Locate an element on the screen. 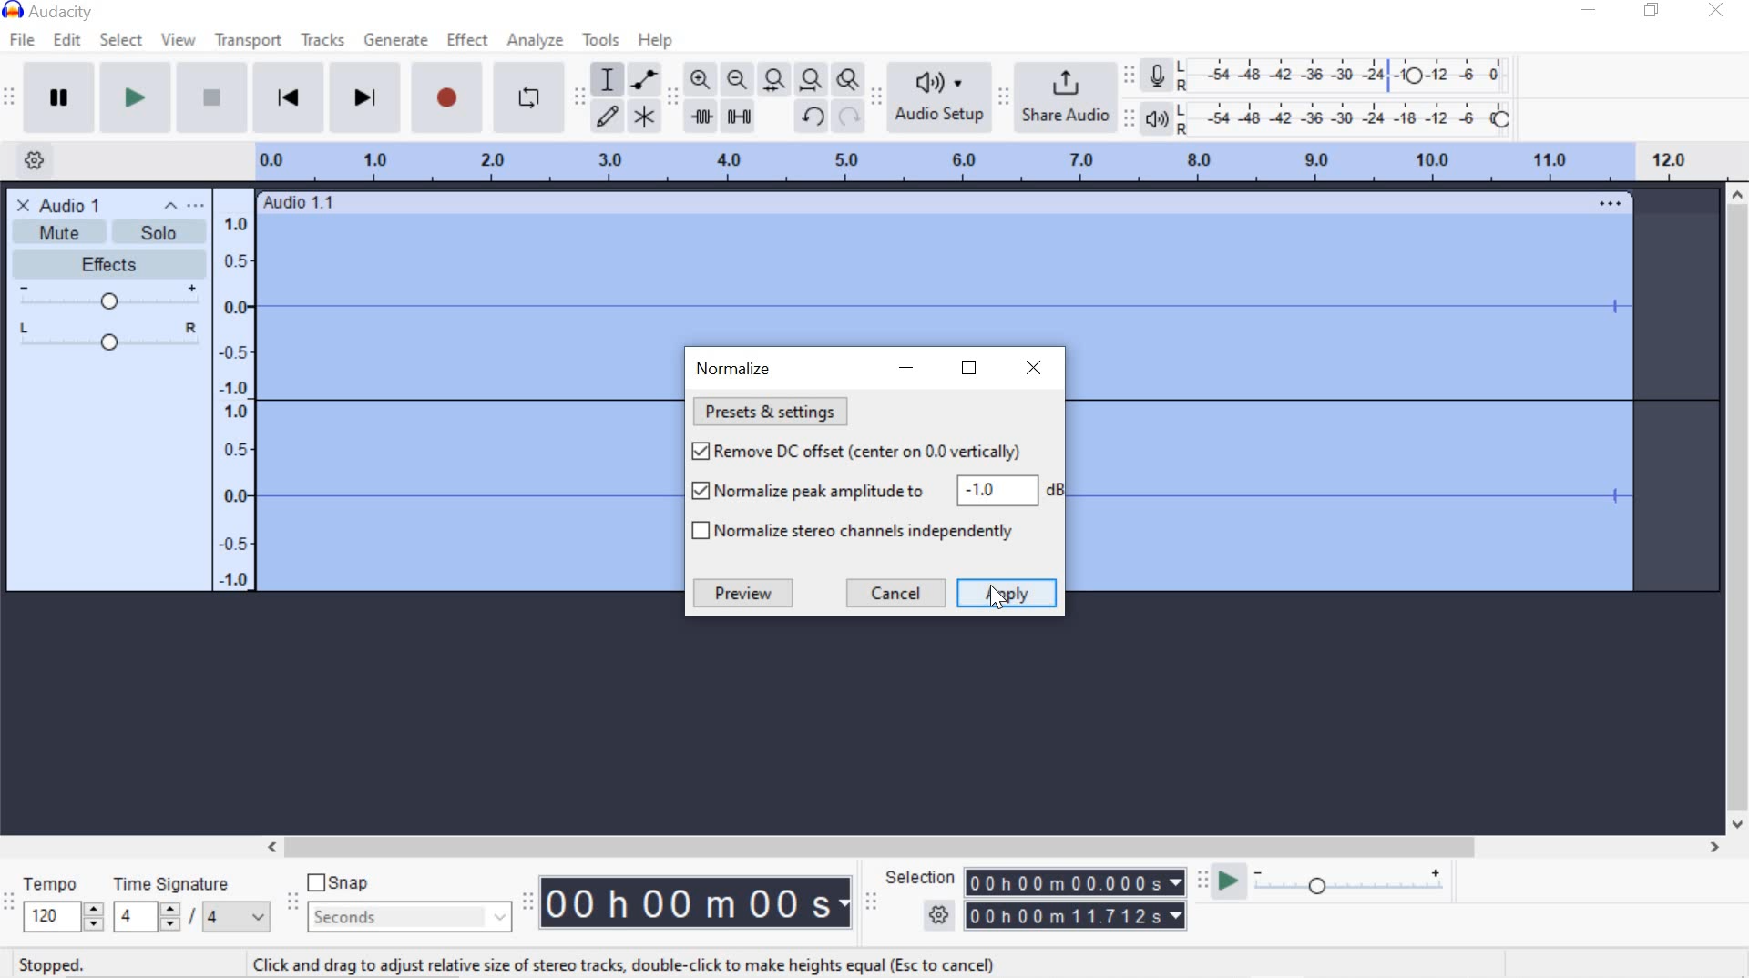 The image size is (1749, 978). restore down is located at coordinates (1655, 11).